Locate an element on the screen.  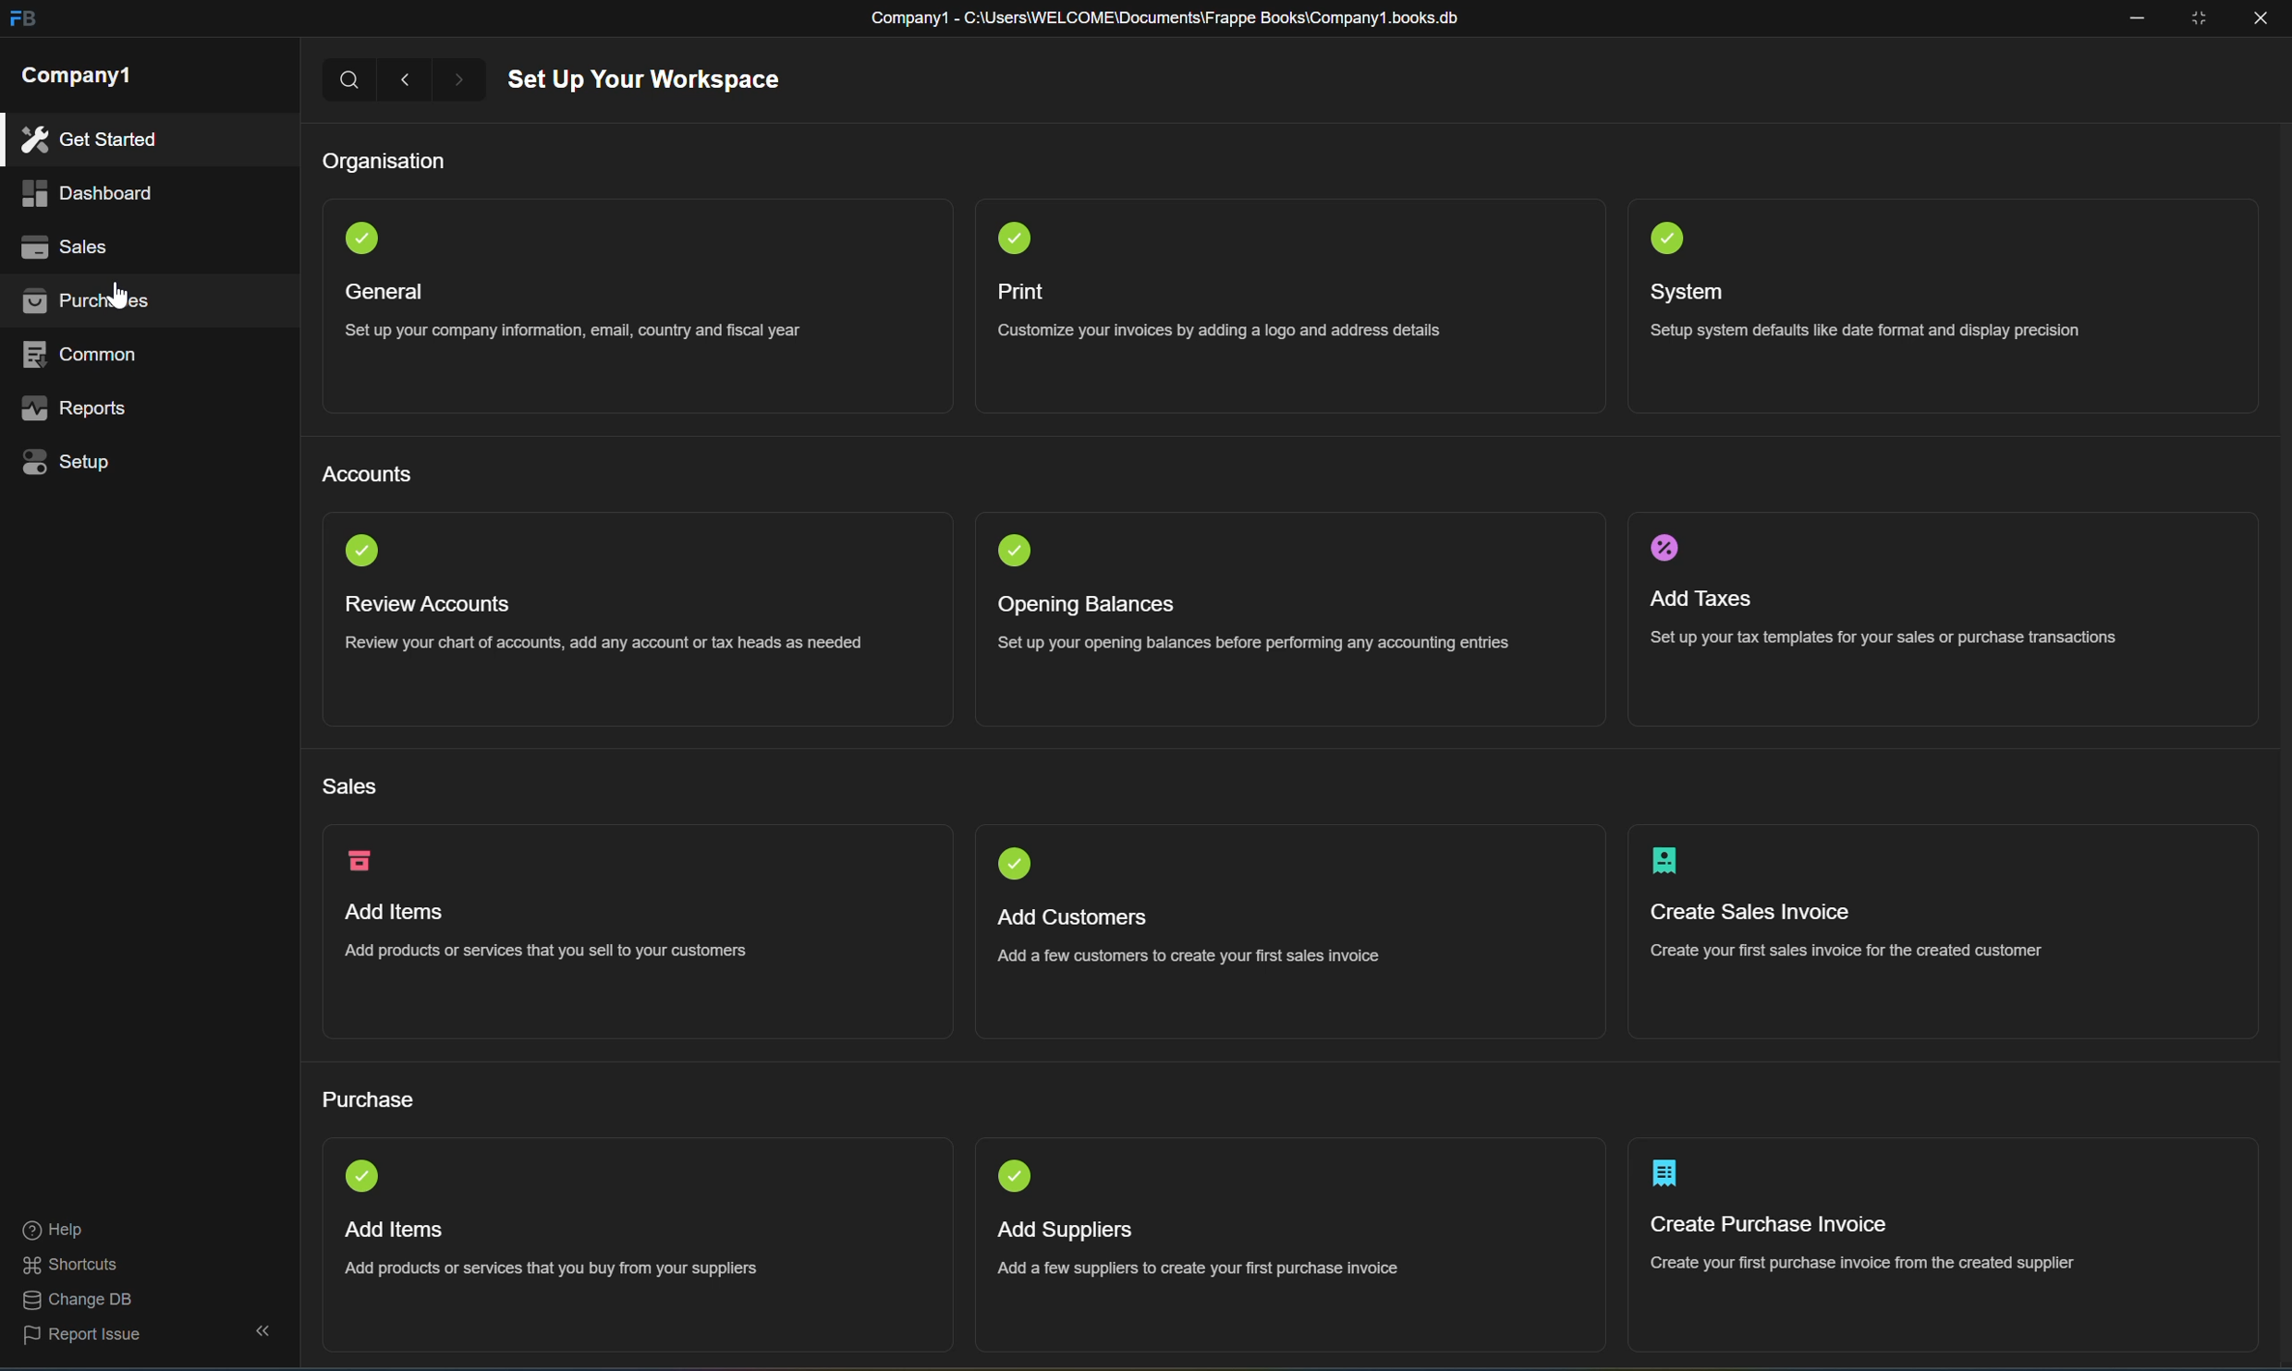
set up your company information, email, country and fiscal year is located at coordinates (567, 338).